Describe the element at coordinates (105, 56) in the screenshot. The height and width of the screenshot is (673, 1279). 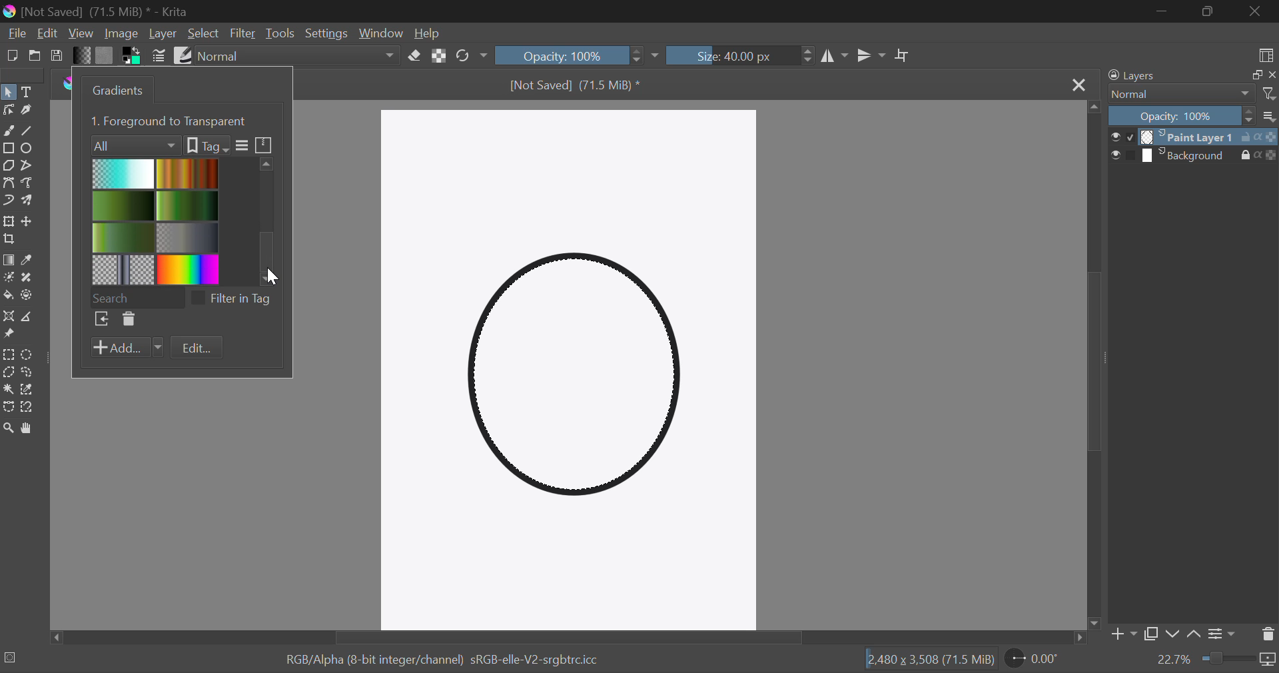
I see `Pattern` at that location.